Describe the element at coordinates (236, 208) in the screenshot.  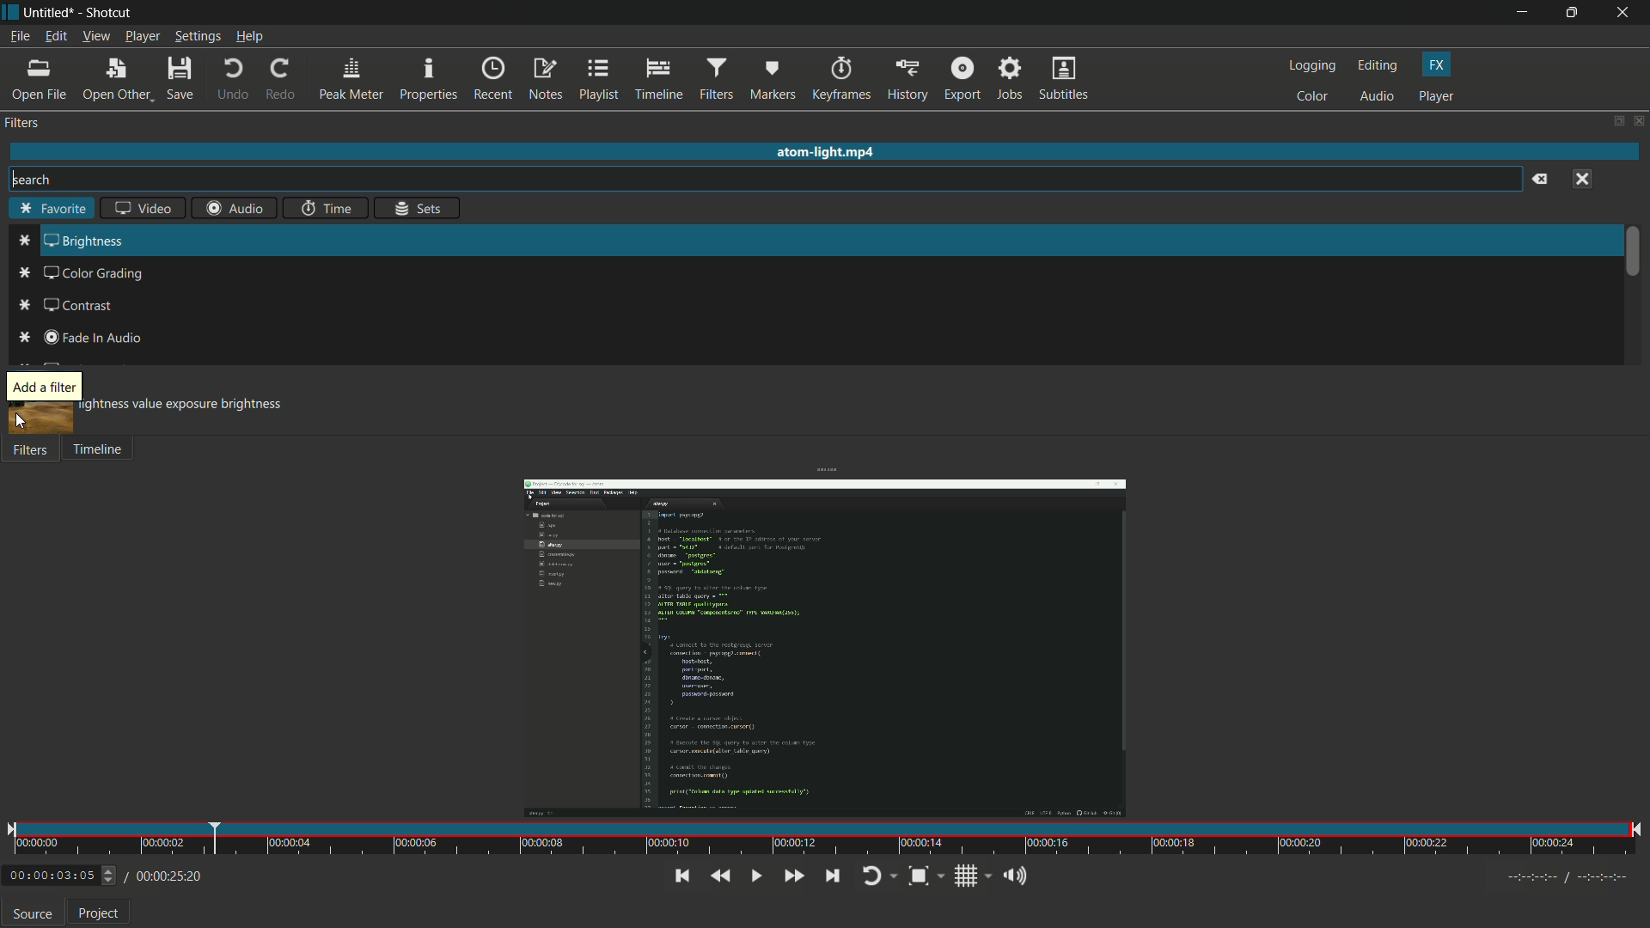
I see `audio` at that location.